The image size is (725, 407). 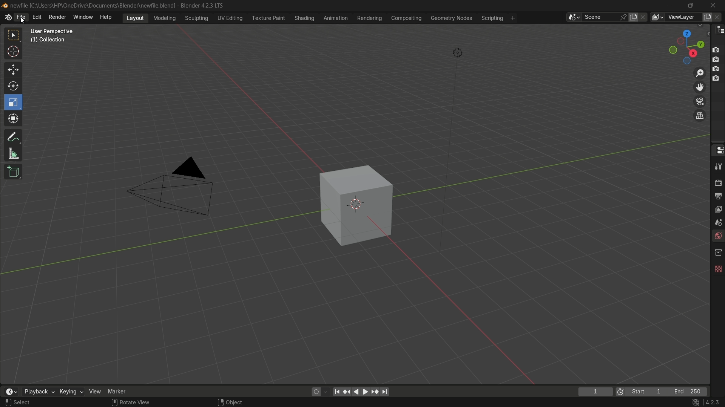 What do you see at coordinates (717, 182) in the screenshot?
I see `render` at bounding box center [717, 182].